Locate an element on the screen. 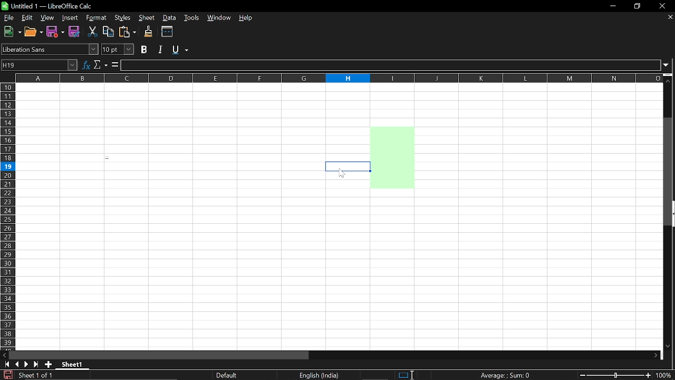  Rows is located at coordinates (7, 216).